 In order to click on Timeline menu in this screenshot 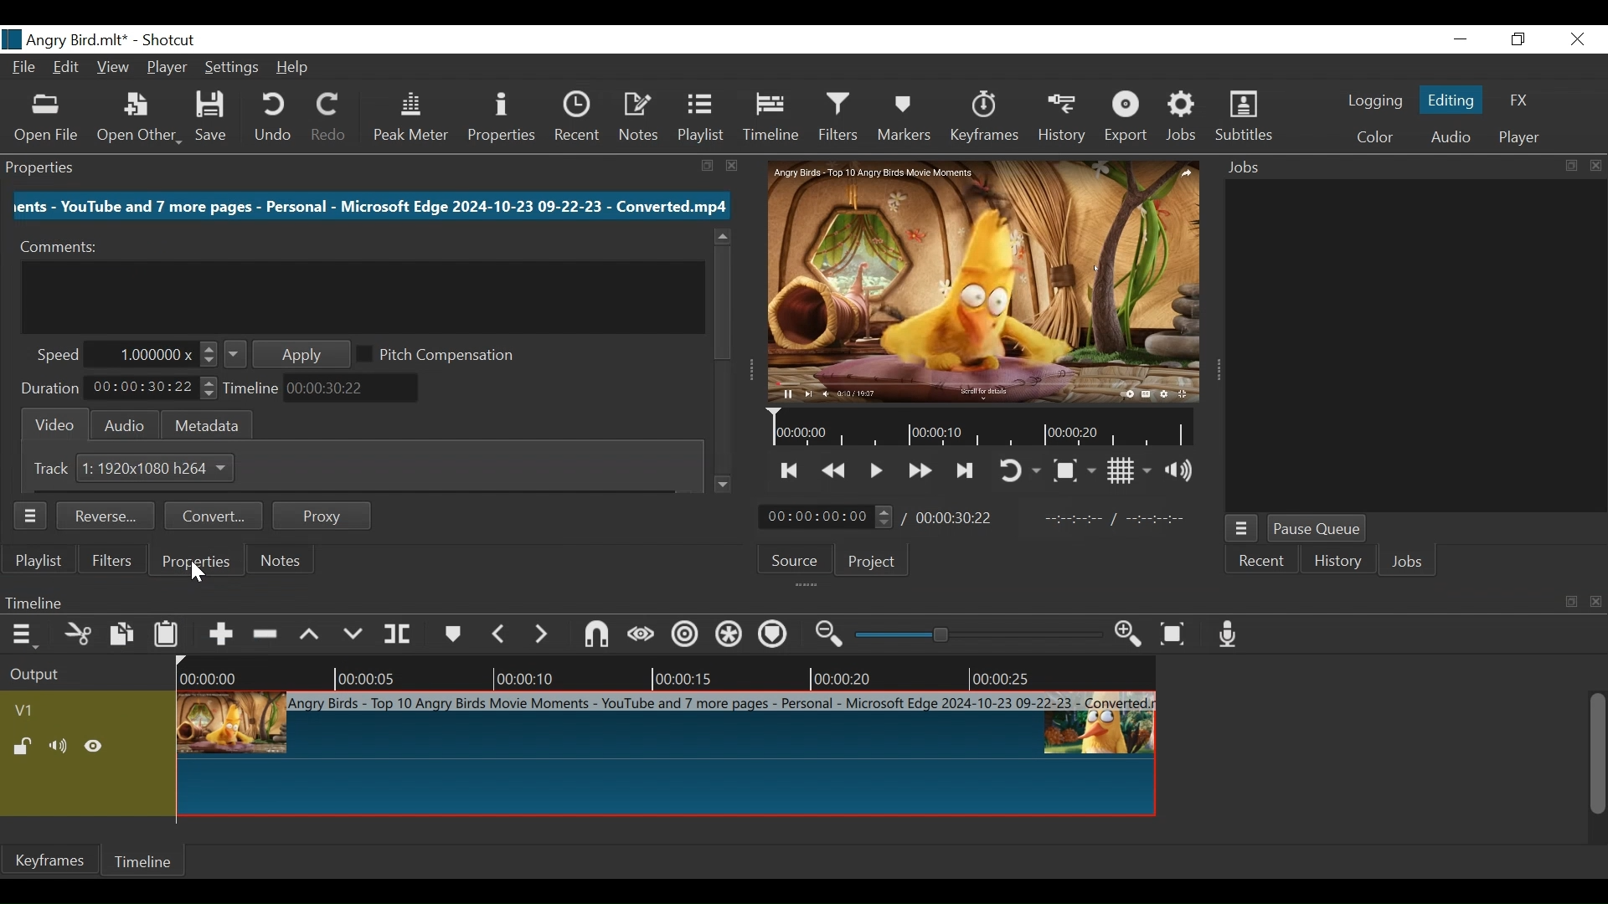, I will do `click(800, 602)`.